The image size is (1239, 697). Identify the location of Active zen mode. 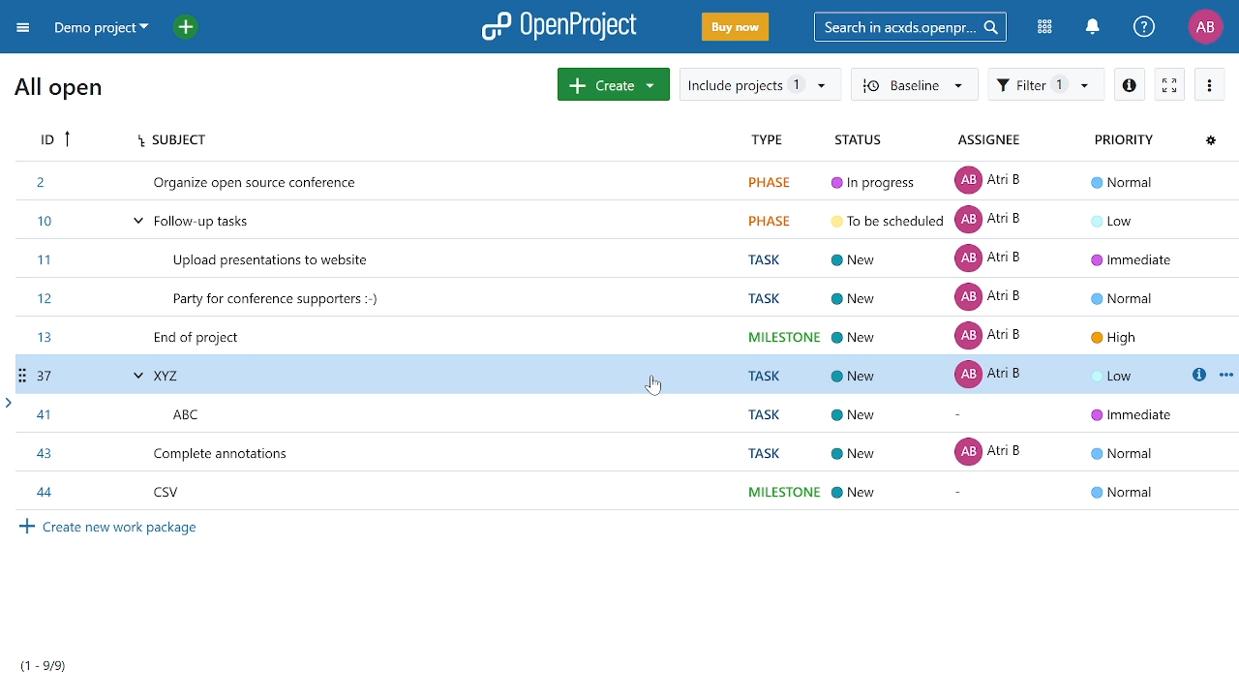
(1172, 85).